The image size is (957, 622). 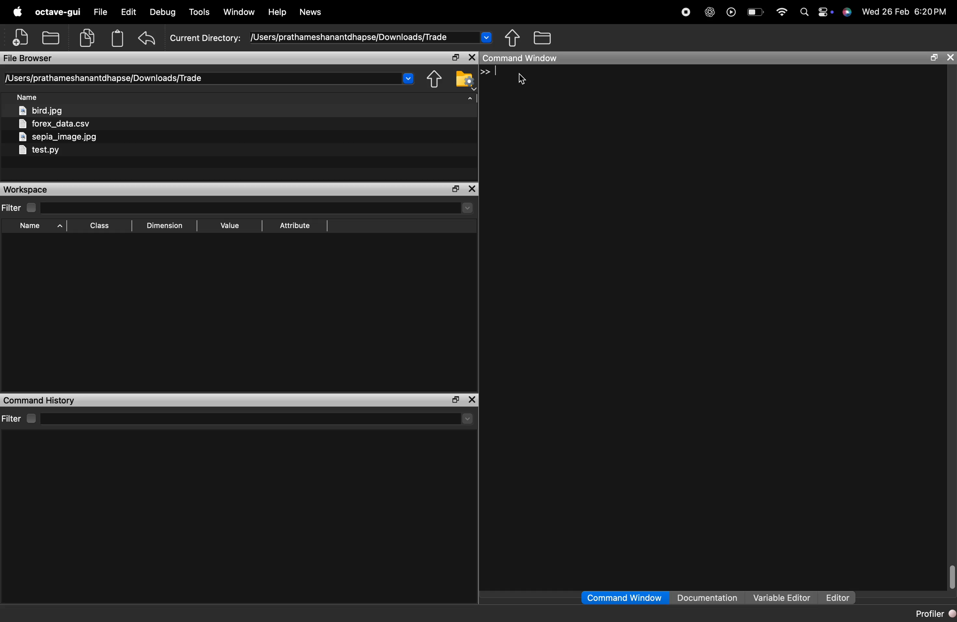 I want to click on Command Window, so click(x=521, y=58).